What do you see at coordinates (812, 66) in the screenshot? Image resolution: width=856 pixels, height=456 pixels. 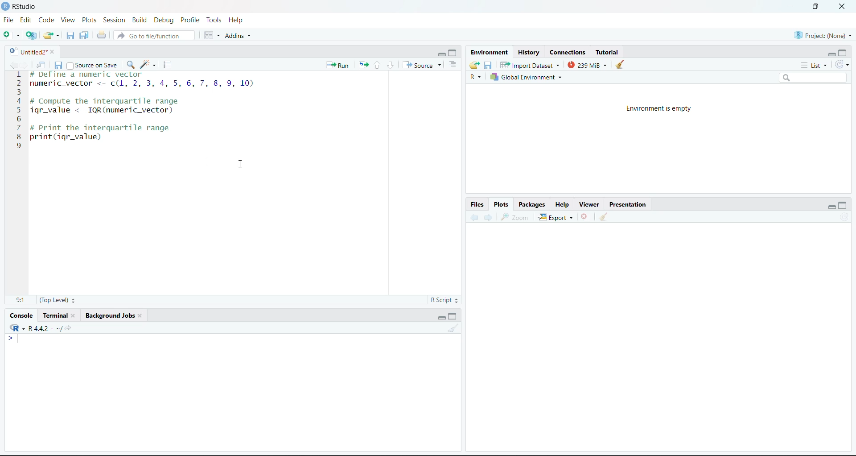 I see `List` at bounding box center [812, 66].